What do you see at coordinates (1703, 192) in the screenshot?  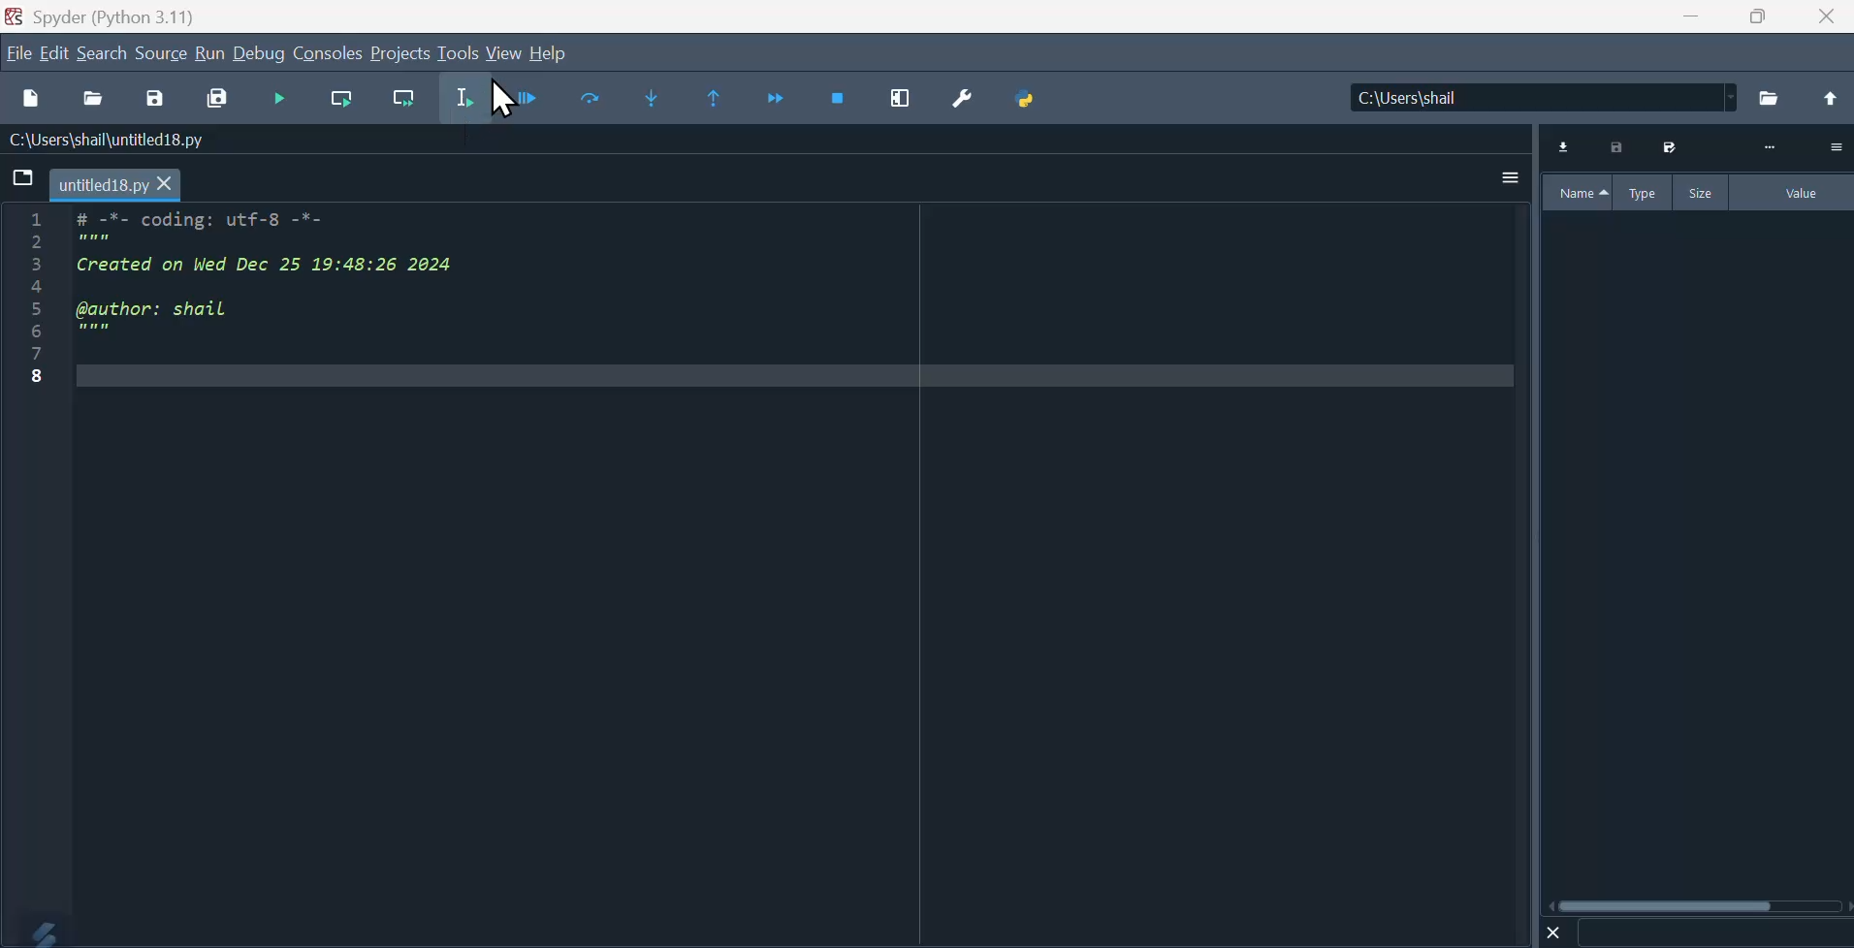 I see `Size` at bounding box center [1703, 192].